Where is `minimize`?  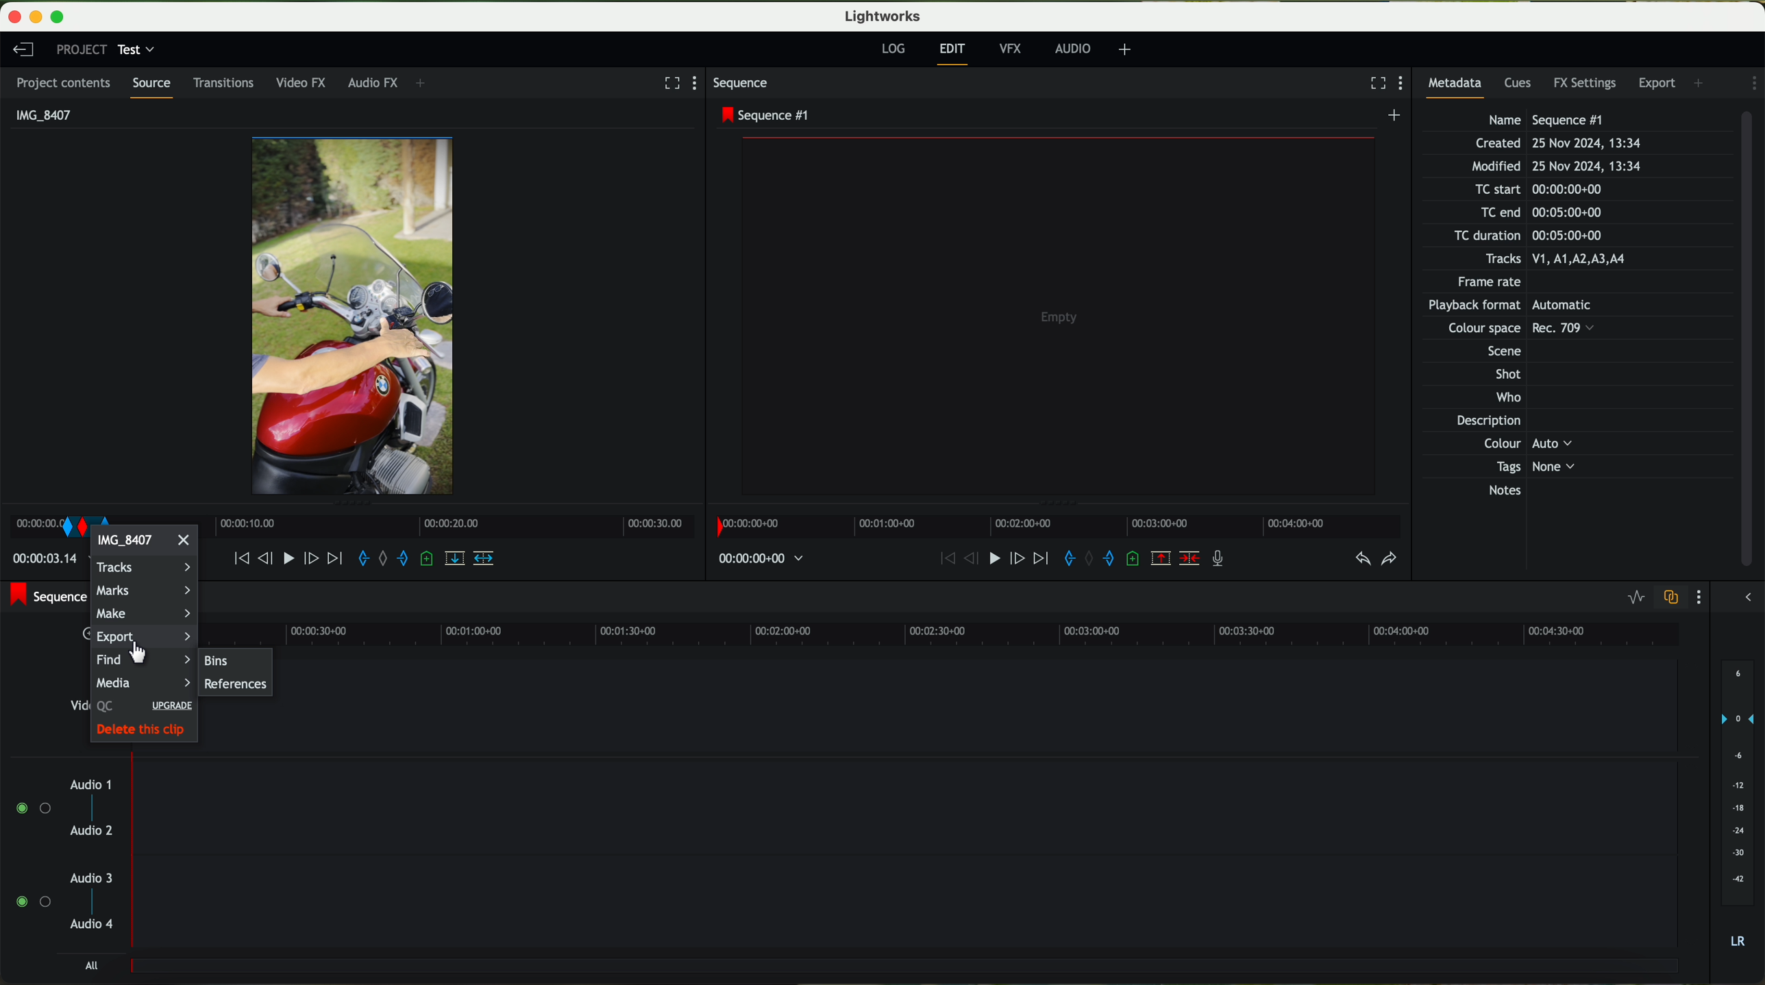 minimize is located at coordinates (32, 15).